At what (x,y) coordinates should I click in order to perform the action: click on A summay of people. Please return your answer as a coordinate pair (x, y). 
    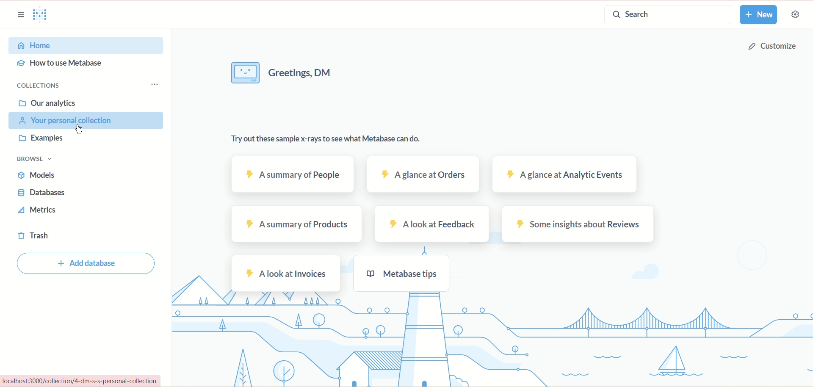
    Looking at the image, I should click on (293, 174).